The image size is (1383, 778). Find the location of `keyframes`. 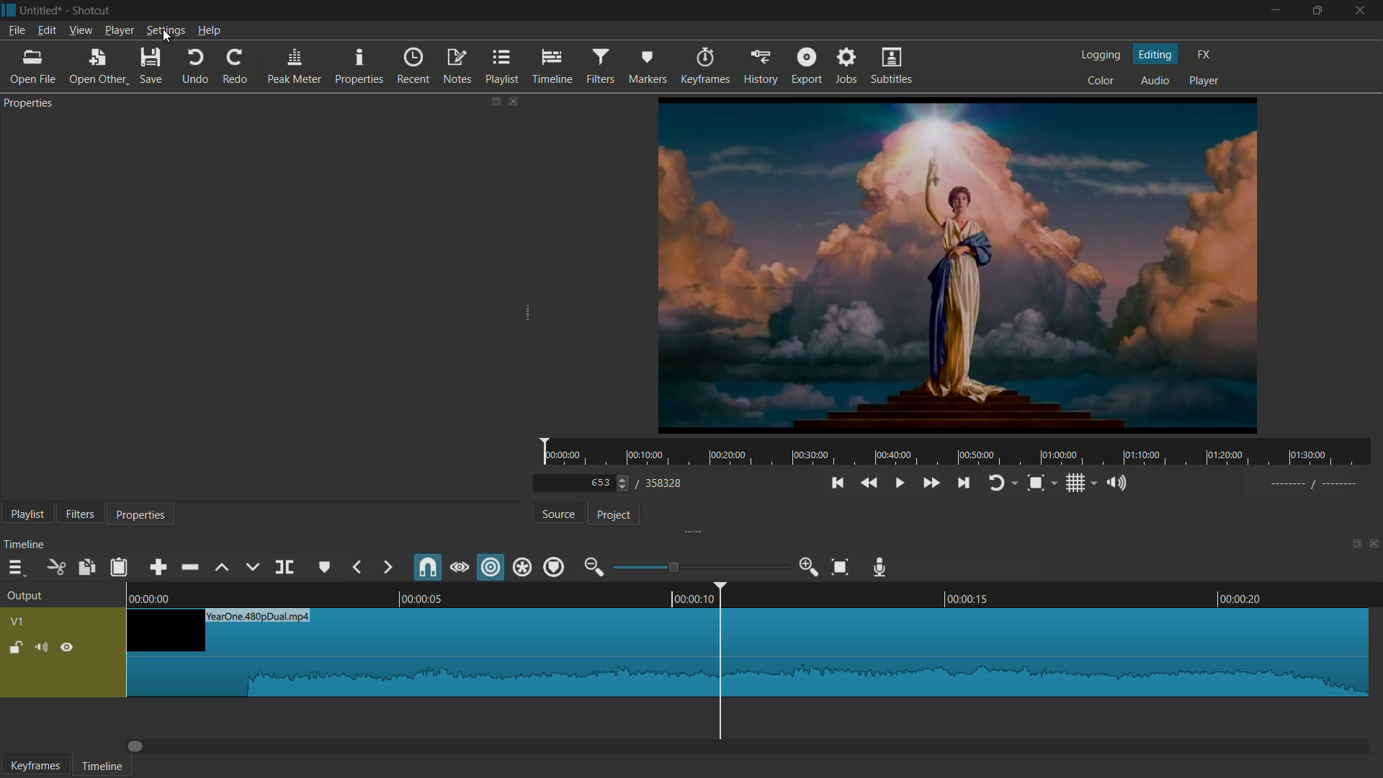

keyframes is located at coordinates (706, 66).